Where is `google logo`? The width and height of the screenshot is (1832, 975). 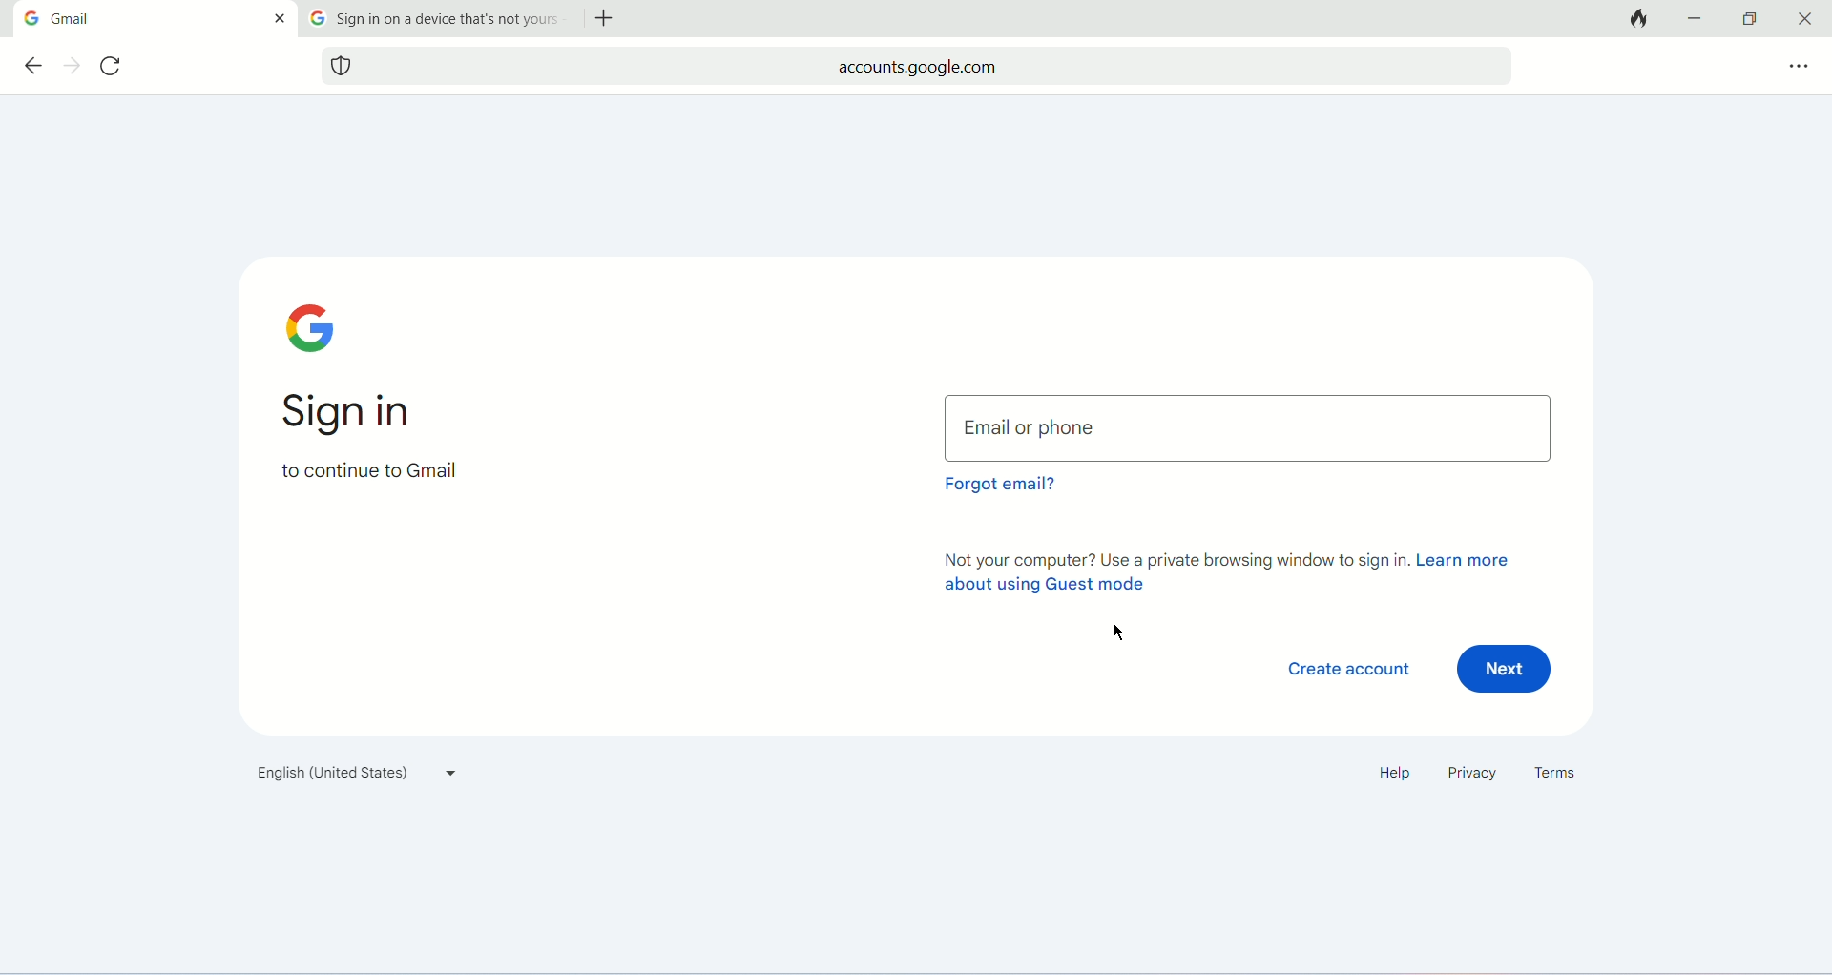 google logo is located at coordinates (318, 328).